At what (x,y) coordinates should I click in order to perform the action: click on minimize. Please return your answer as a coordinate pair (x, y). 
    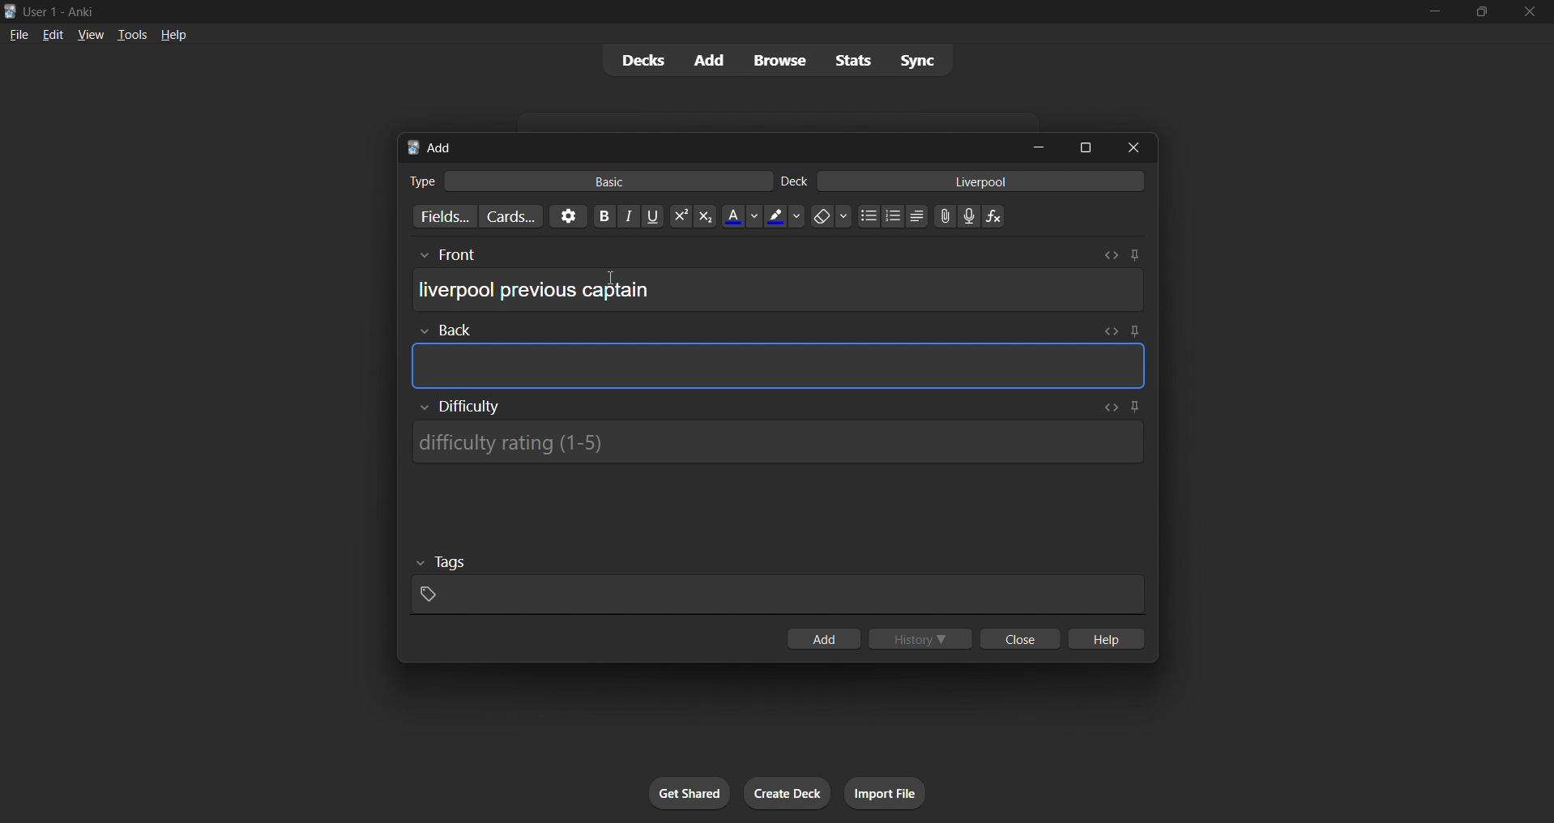
    Looking at the image, I should click on (1432, 13).